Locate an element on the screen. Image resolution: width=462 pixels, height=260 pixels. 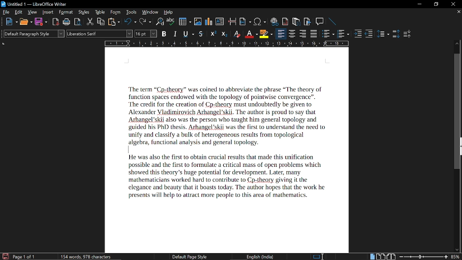
Justified is located at coordinates (314, 34).